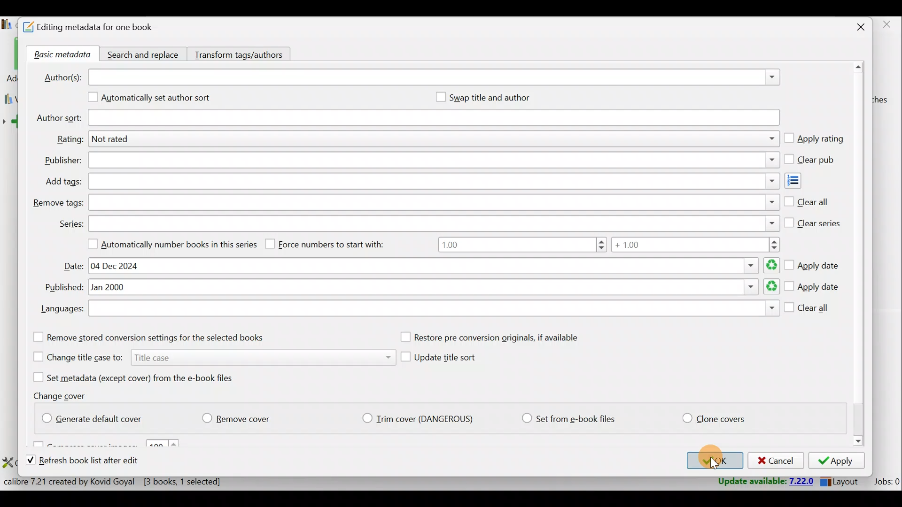 The width and height of the screenshot is (902, 507). Describe the element at coordinates (161, 337) in the screenshot. I see `Remove stored conversion settings for the selected books` at that location.